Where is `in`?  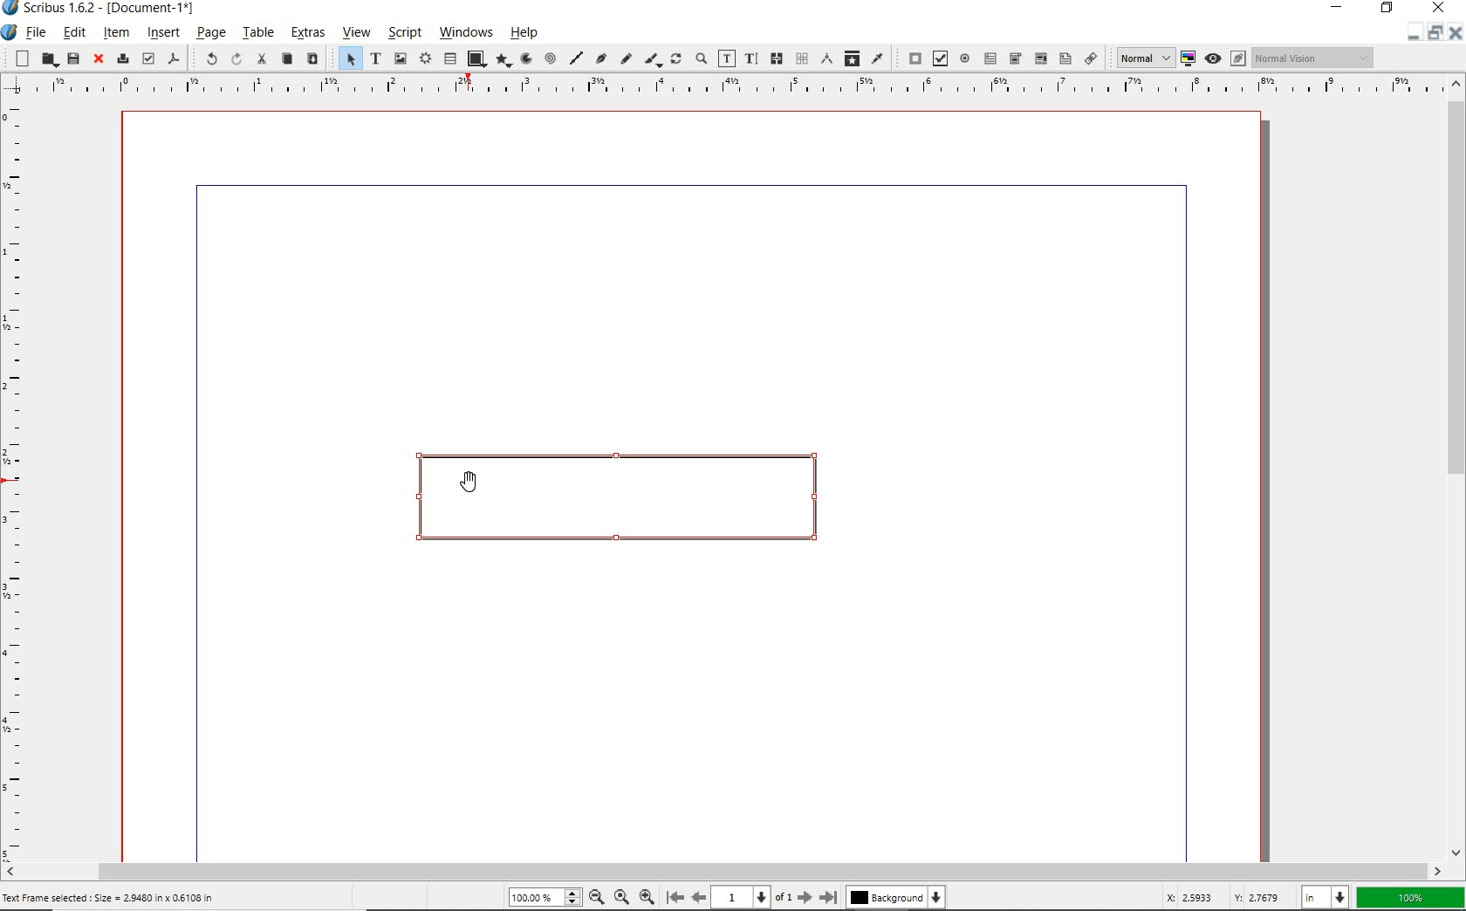
in is located at coordinates (1327, 896).